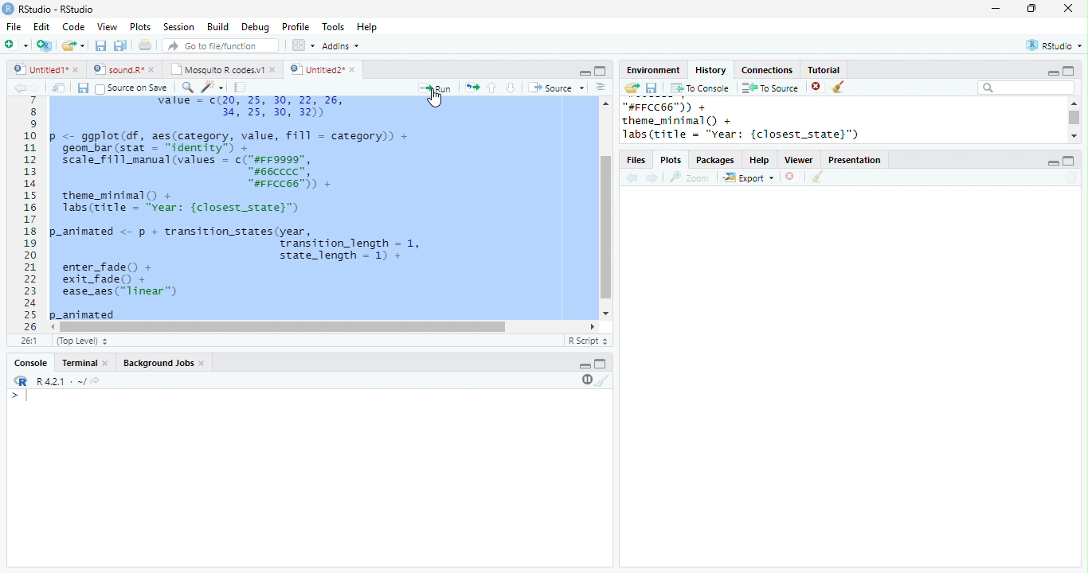 This screenshot has width=1088, height=573. Describe the element at coordinates (770, 88) in the screenshot. I see `To Source` at that location.